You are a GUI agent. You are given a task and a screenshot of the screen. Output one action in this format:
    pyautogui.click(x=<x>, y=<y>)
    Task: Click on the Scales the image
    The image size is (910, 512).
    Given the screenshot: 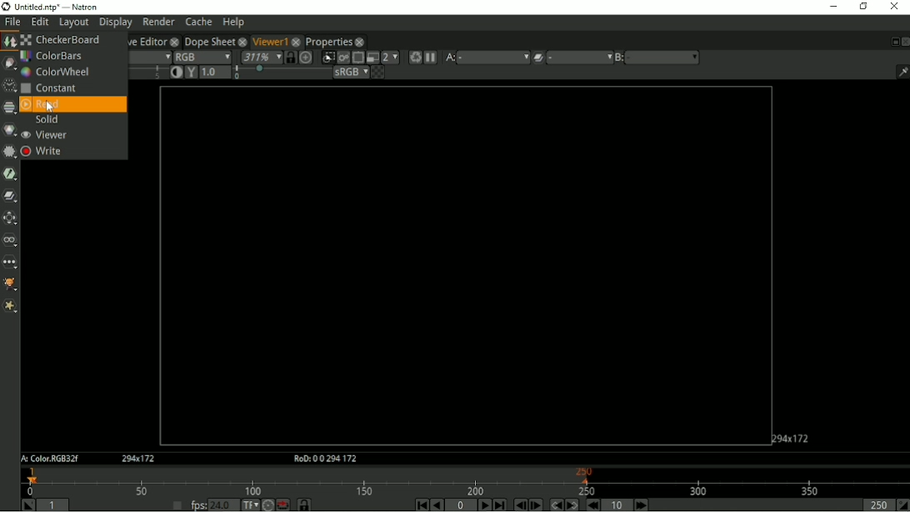 What is the action you would take?
    pyautogui.click(x=306, y=57)
    